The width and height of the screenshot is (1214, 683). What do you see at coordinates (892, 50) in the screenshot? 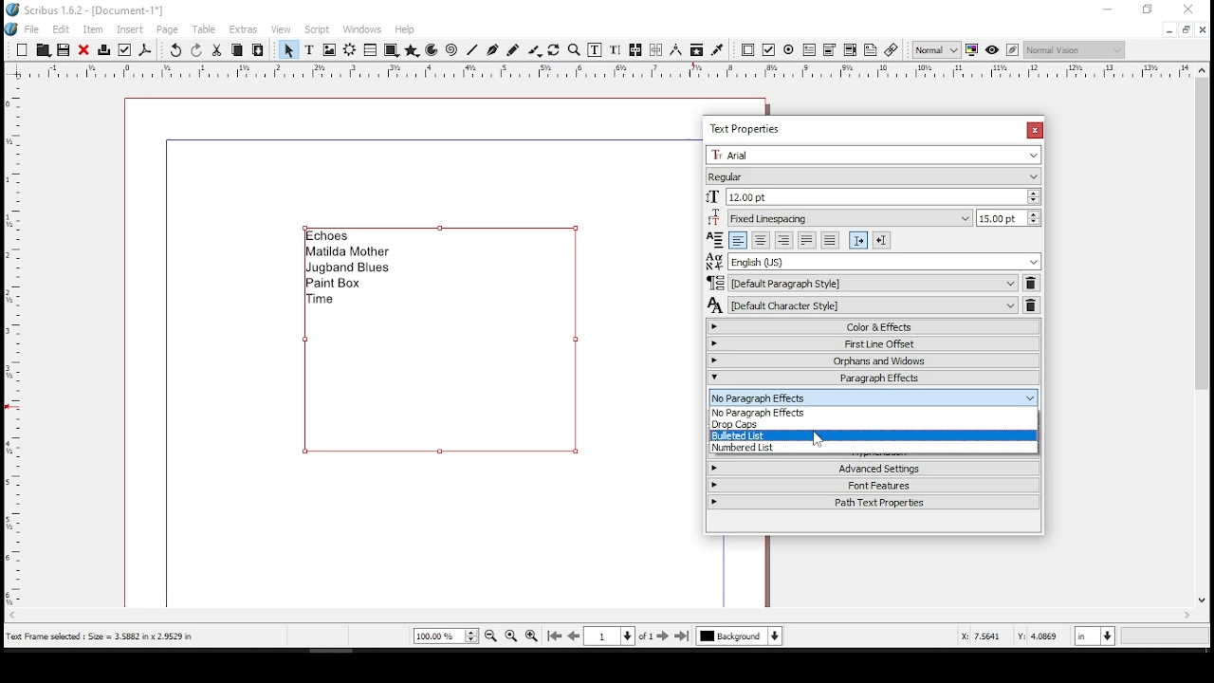
I see `link annotation` at bounding box center [892, 50].